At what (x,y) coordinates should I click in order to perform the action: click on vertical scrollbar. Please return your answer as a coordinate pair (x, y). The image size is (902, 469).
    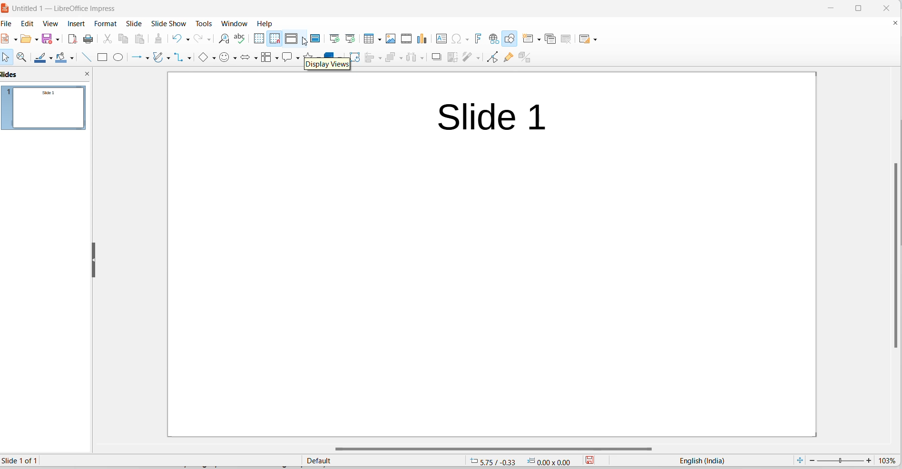
    Looking at the image, I should click on (893, 255).